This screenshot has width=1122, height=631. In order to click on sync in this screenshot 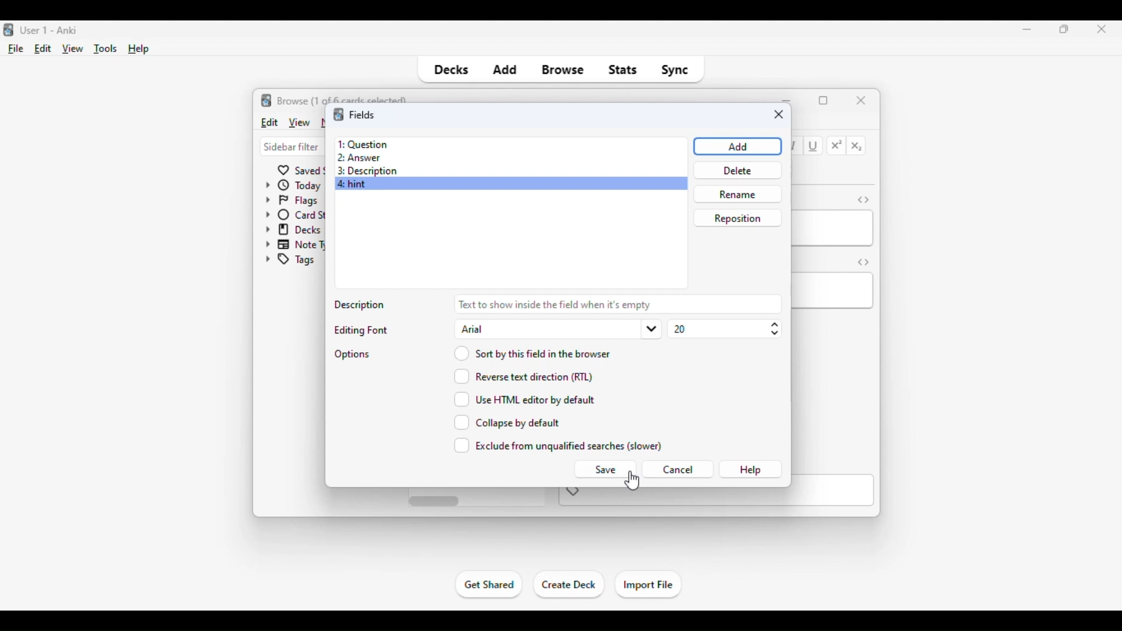, I will do `click(674, 70)`.